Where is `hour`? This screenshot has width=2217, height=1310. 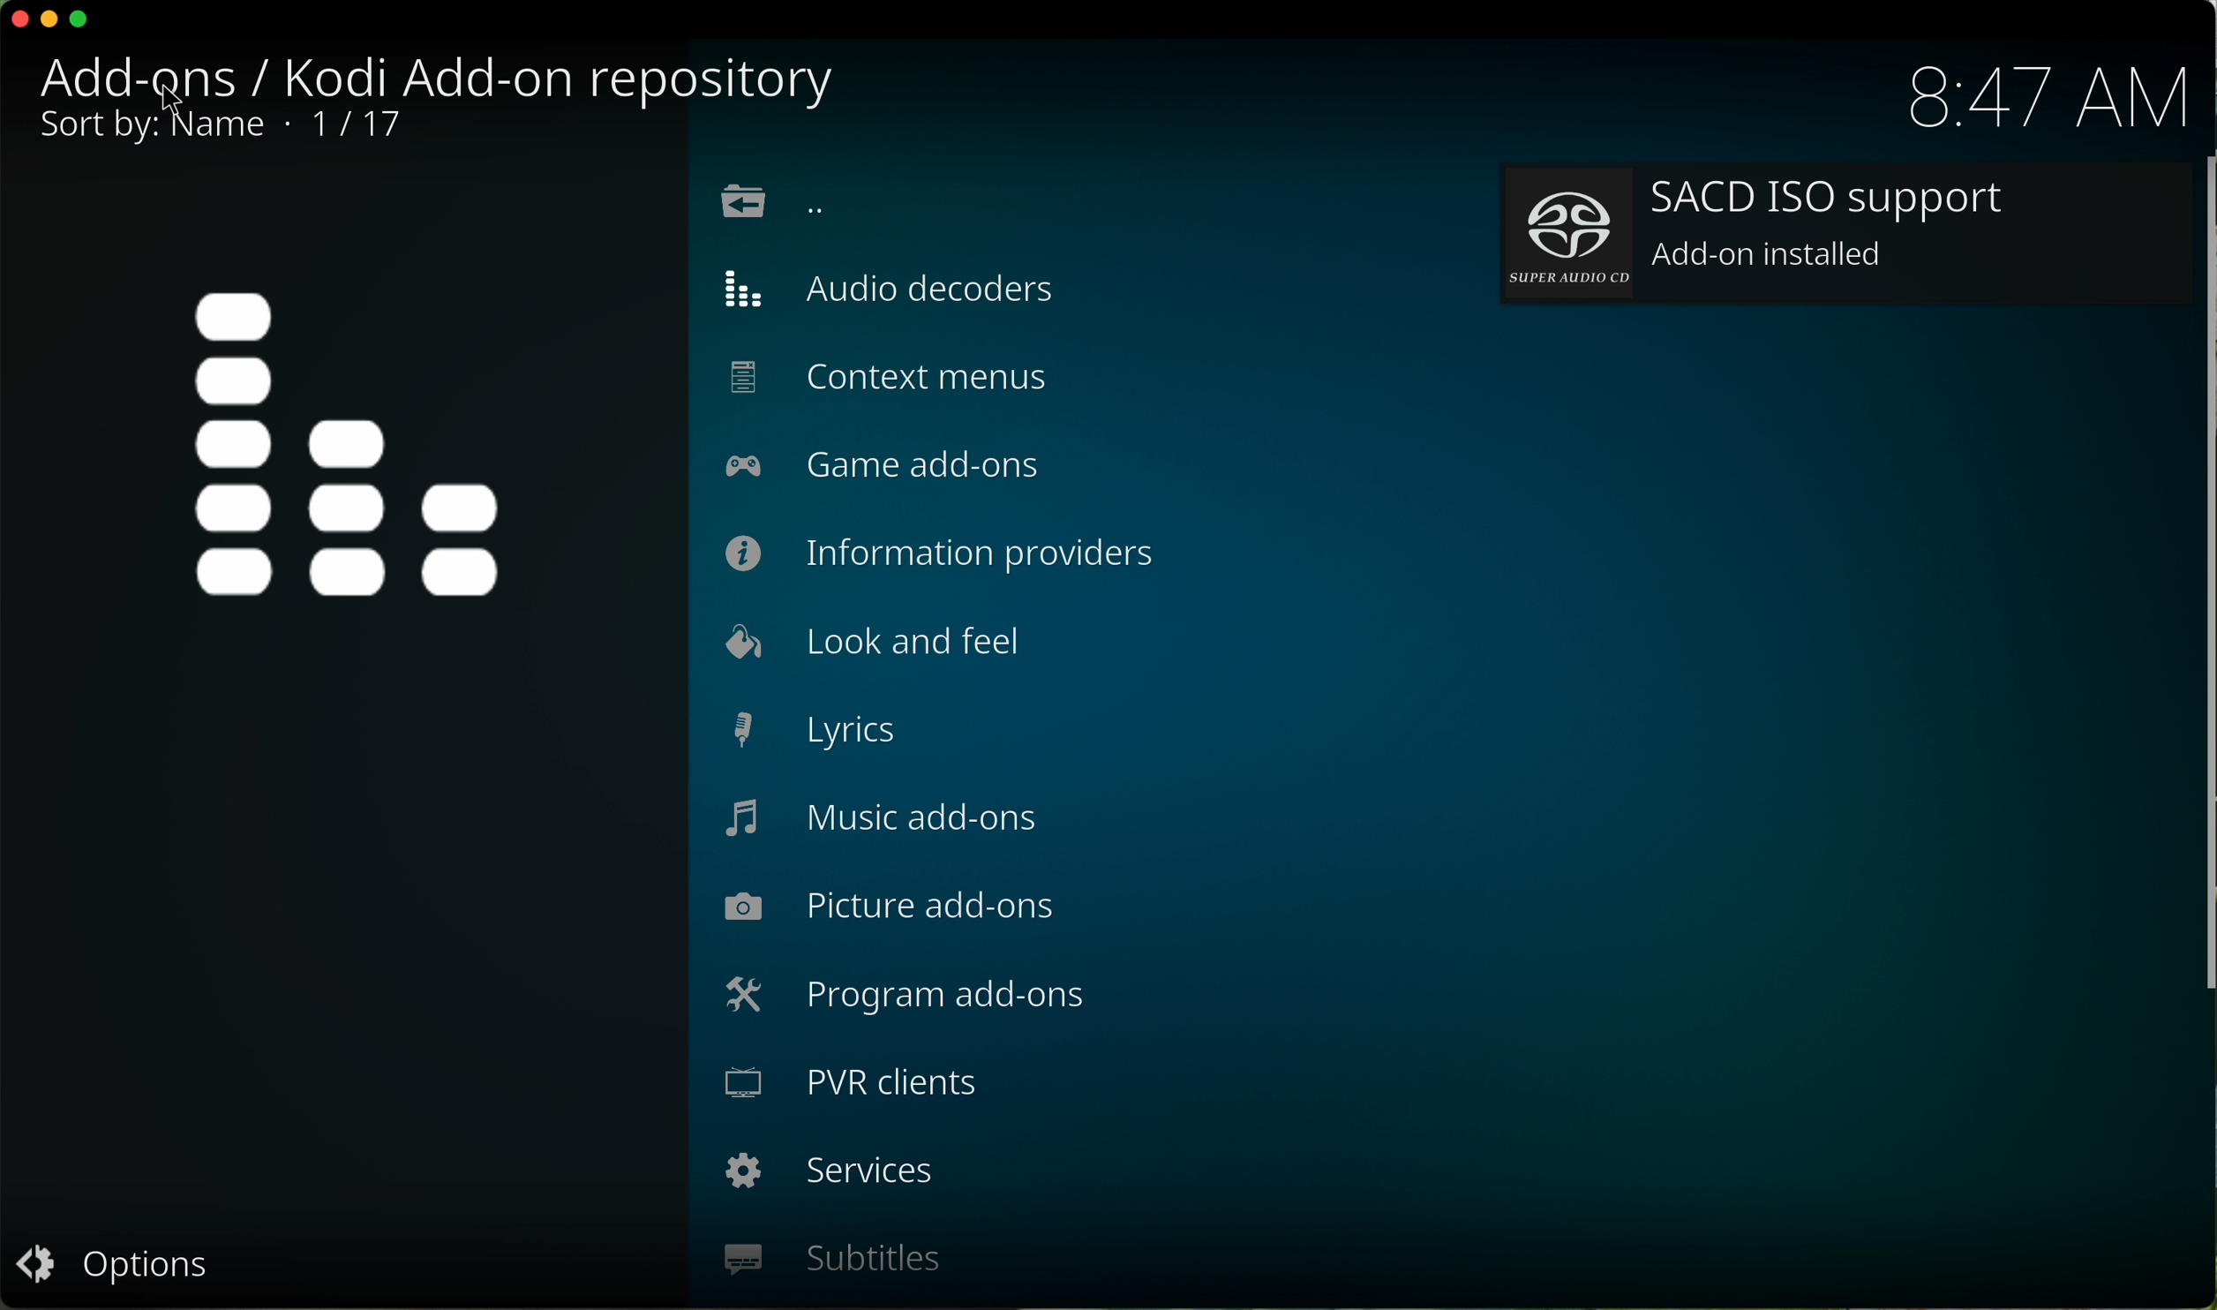 hour is located at coordinates (2045, 97).